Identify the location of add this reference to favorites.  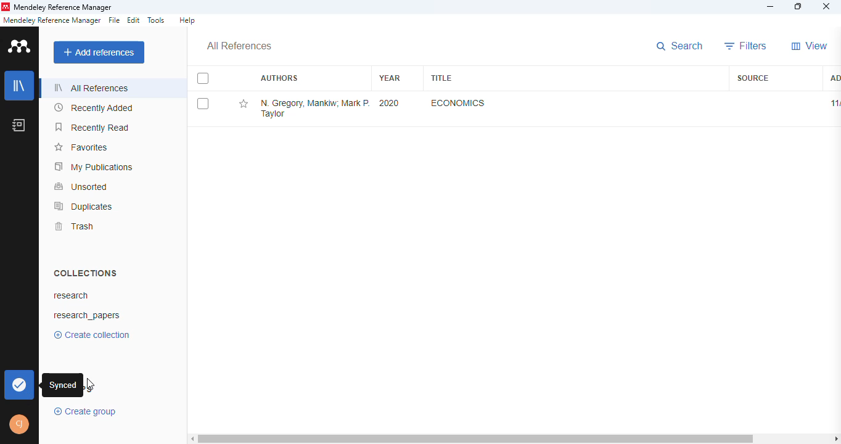
(244, 104).